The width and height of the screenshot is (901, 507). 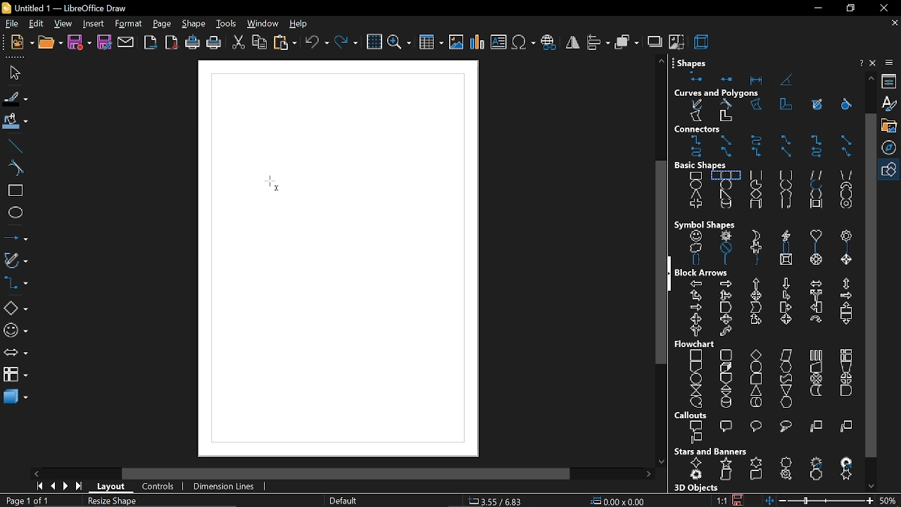 What do you see at coordinates (891, 82) in the screenshot?
I see `properties` at bounding box center [891, 82].